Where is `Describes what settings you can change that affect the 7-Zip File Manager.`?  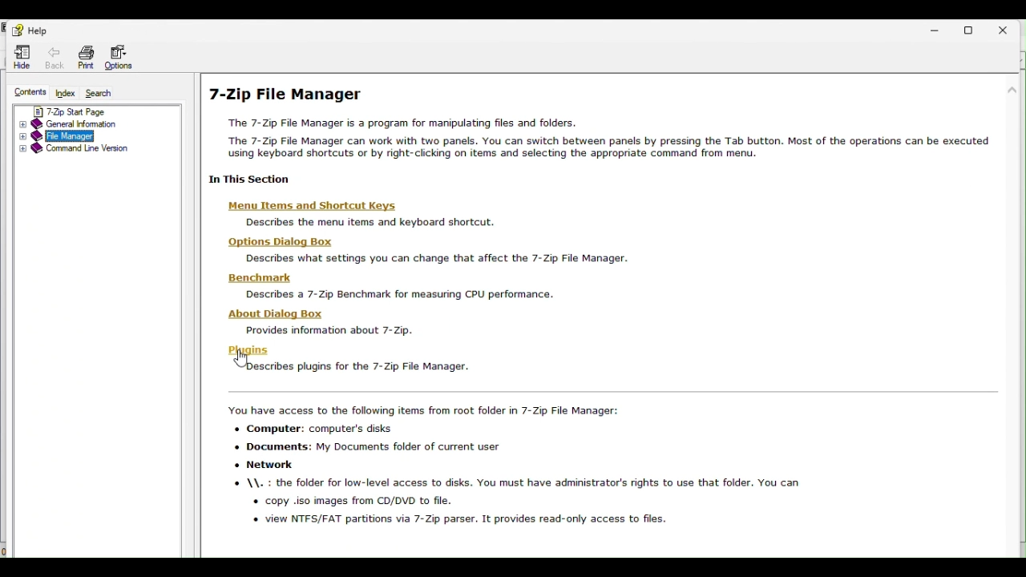
Describes what settings you can change that affect the 7-Zip File Manager. is located at coordinates (434, 258).